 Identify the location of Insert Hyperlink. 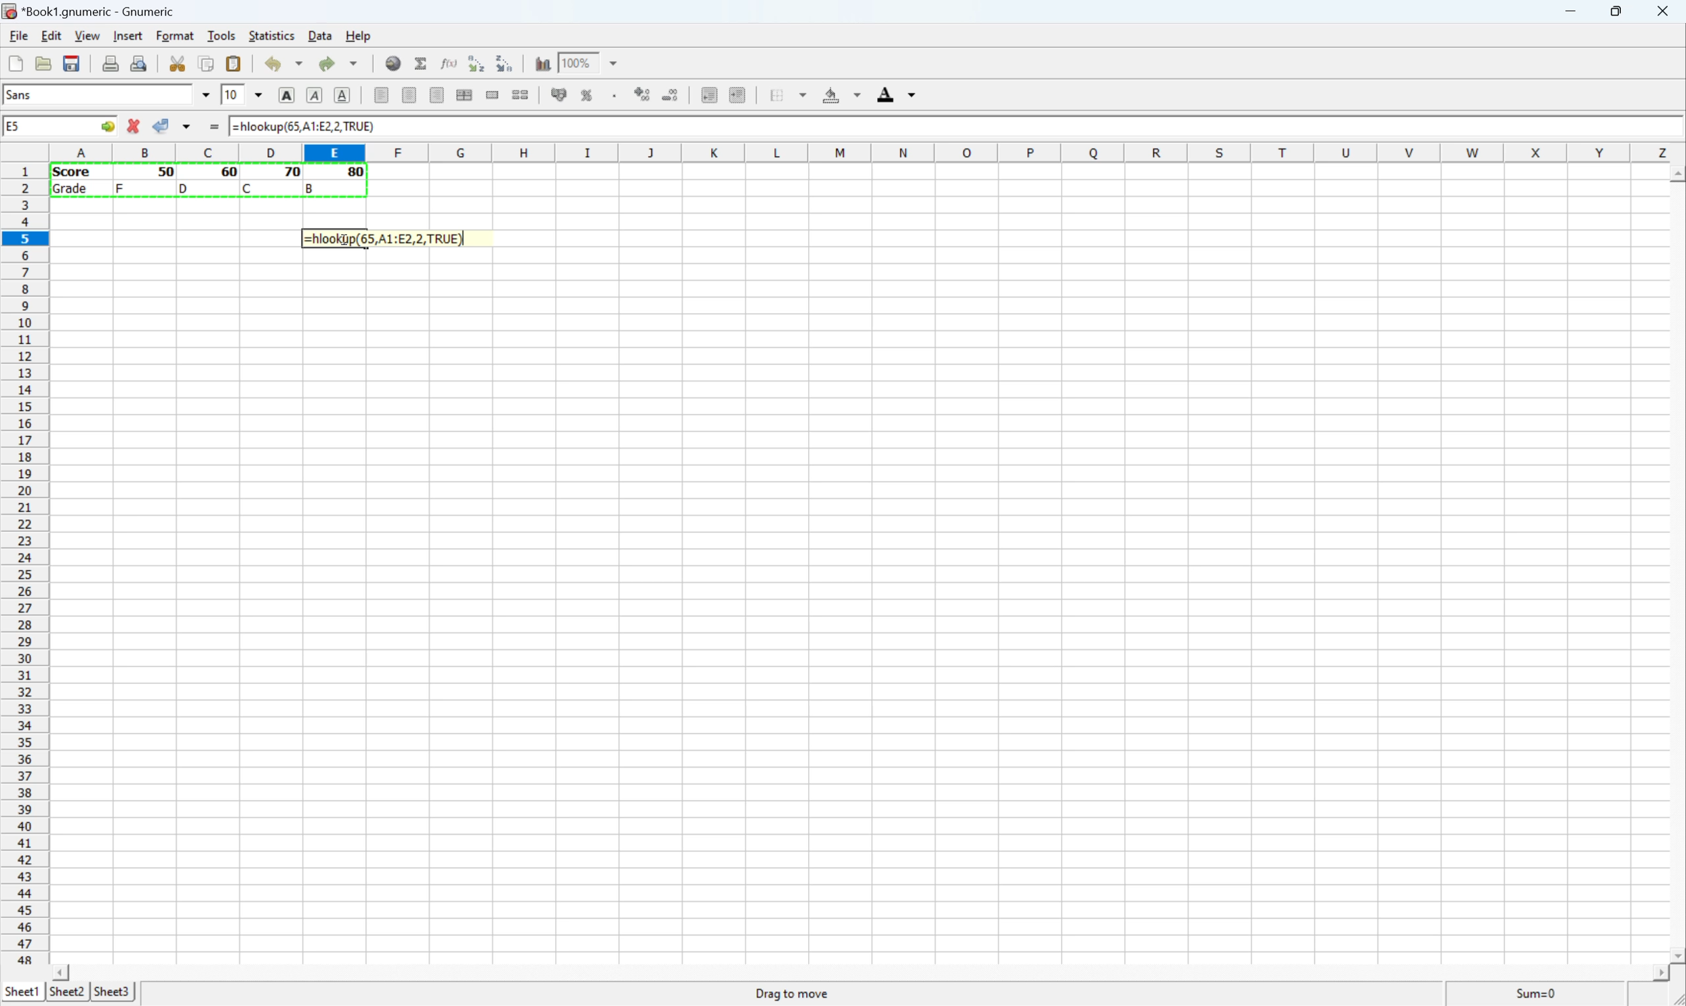
(393, 65).